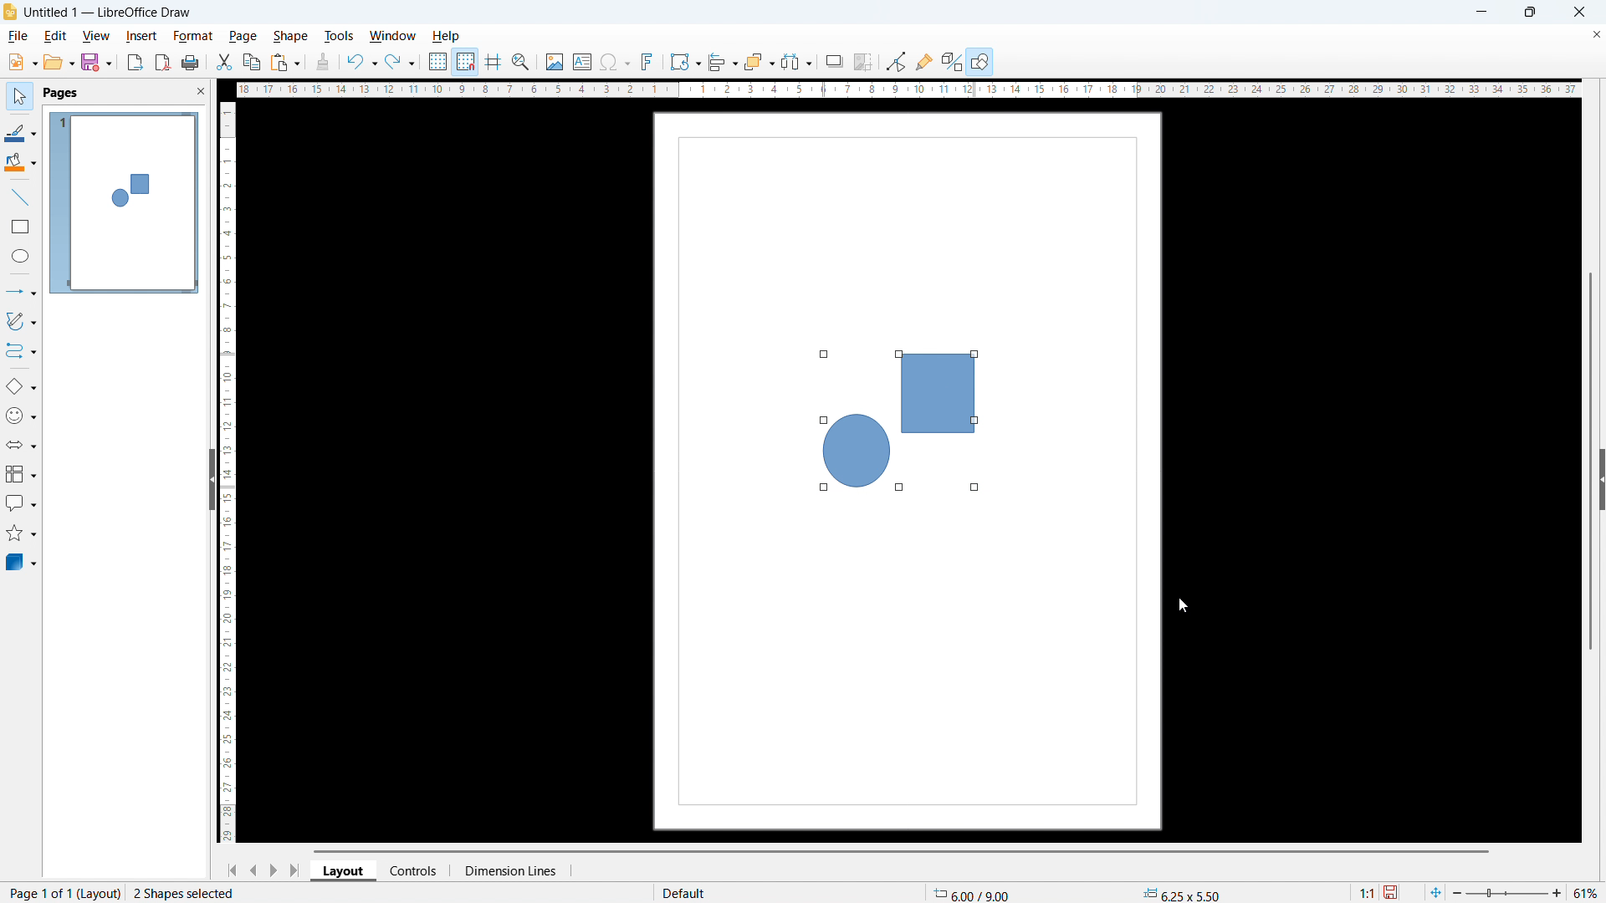 Image resolution: width=1606 pixels, height=903 pixels. Describe the element at coordinates (437, 62) in the screenshot. I see `show grid` at that location.